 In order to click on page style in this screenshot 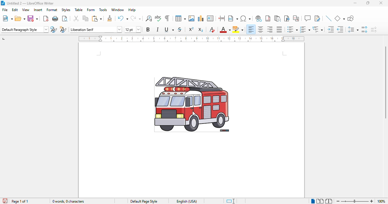, I will do `click(144, 201)`.